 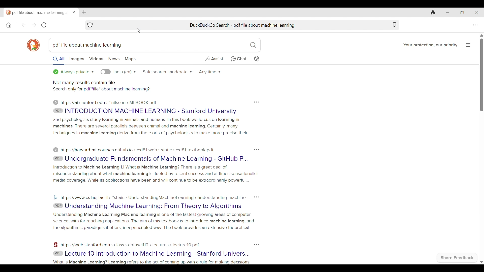 What do you see at coordinates (152, 126) in the screenshot?
I see `and psychologists study learning in animals and humans. In this book we fo-cus on learning in
machines. There are several parallels between animal and machine learning. Certainly, many
techniques in machine learning derive from the e orts of psychologists to make more precise their.` at bounding box center [152, 126].